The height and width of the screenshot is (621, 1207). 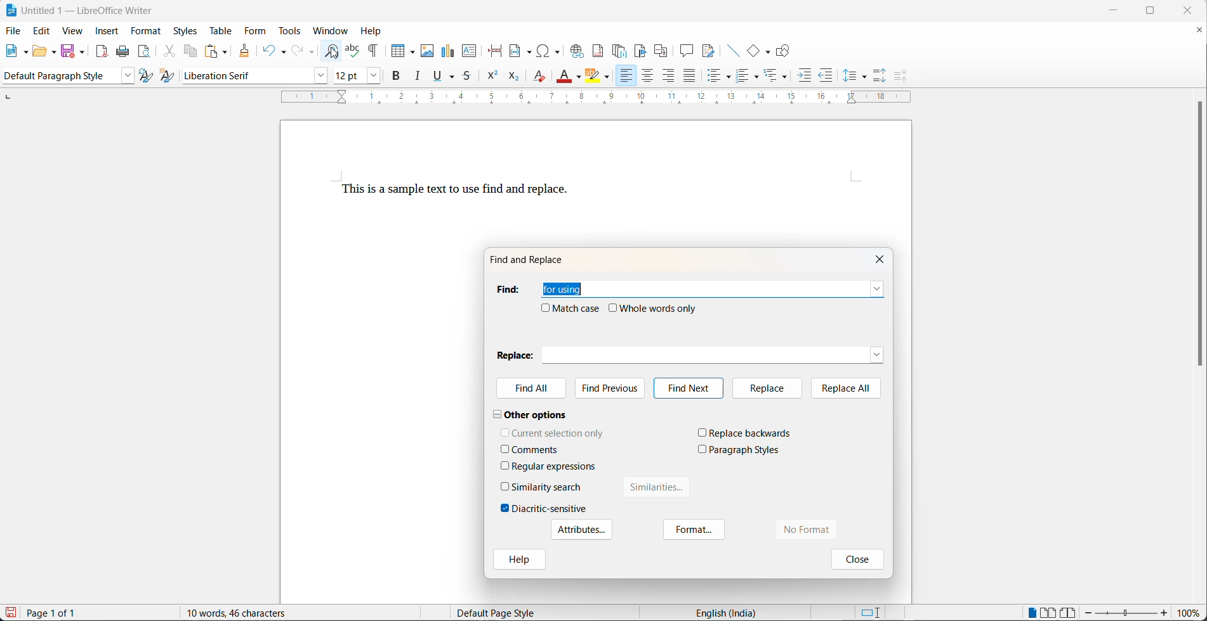 What do you see at coordinates (621, 51) in the screenshot?
I see `insert endnote` at bounding box center [621, 51].